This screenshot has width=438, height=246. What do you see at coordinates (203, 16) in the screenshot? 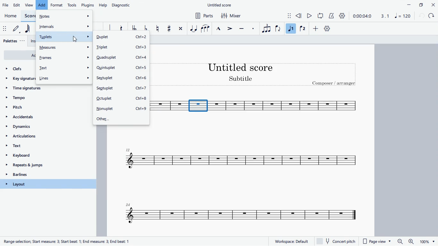
I see `parts` at bounding box center [203, 16].